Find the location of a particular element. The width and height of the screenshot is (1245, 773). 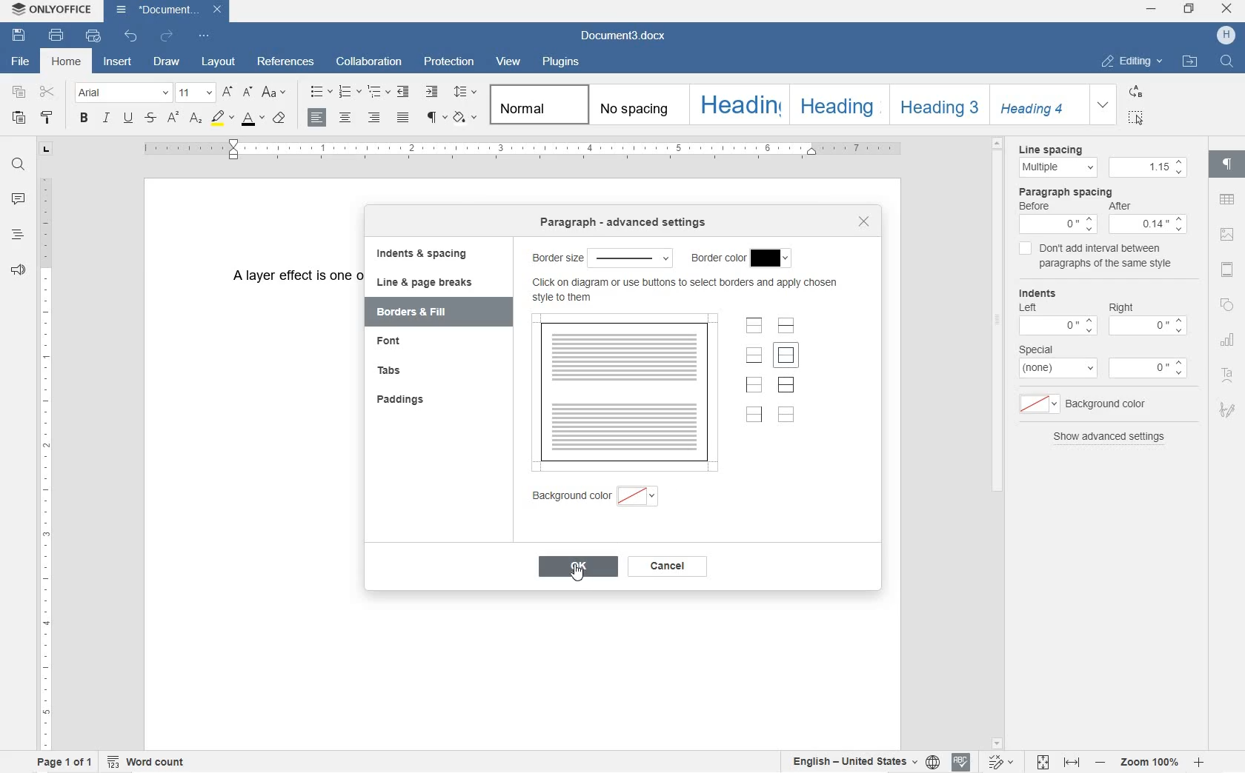

BULLET is located at coordinates (319, 93).